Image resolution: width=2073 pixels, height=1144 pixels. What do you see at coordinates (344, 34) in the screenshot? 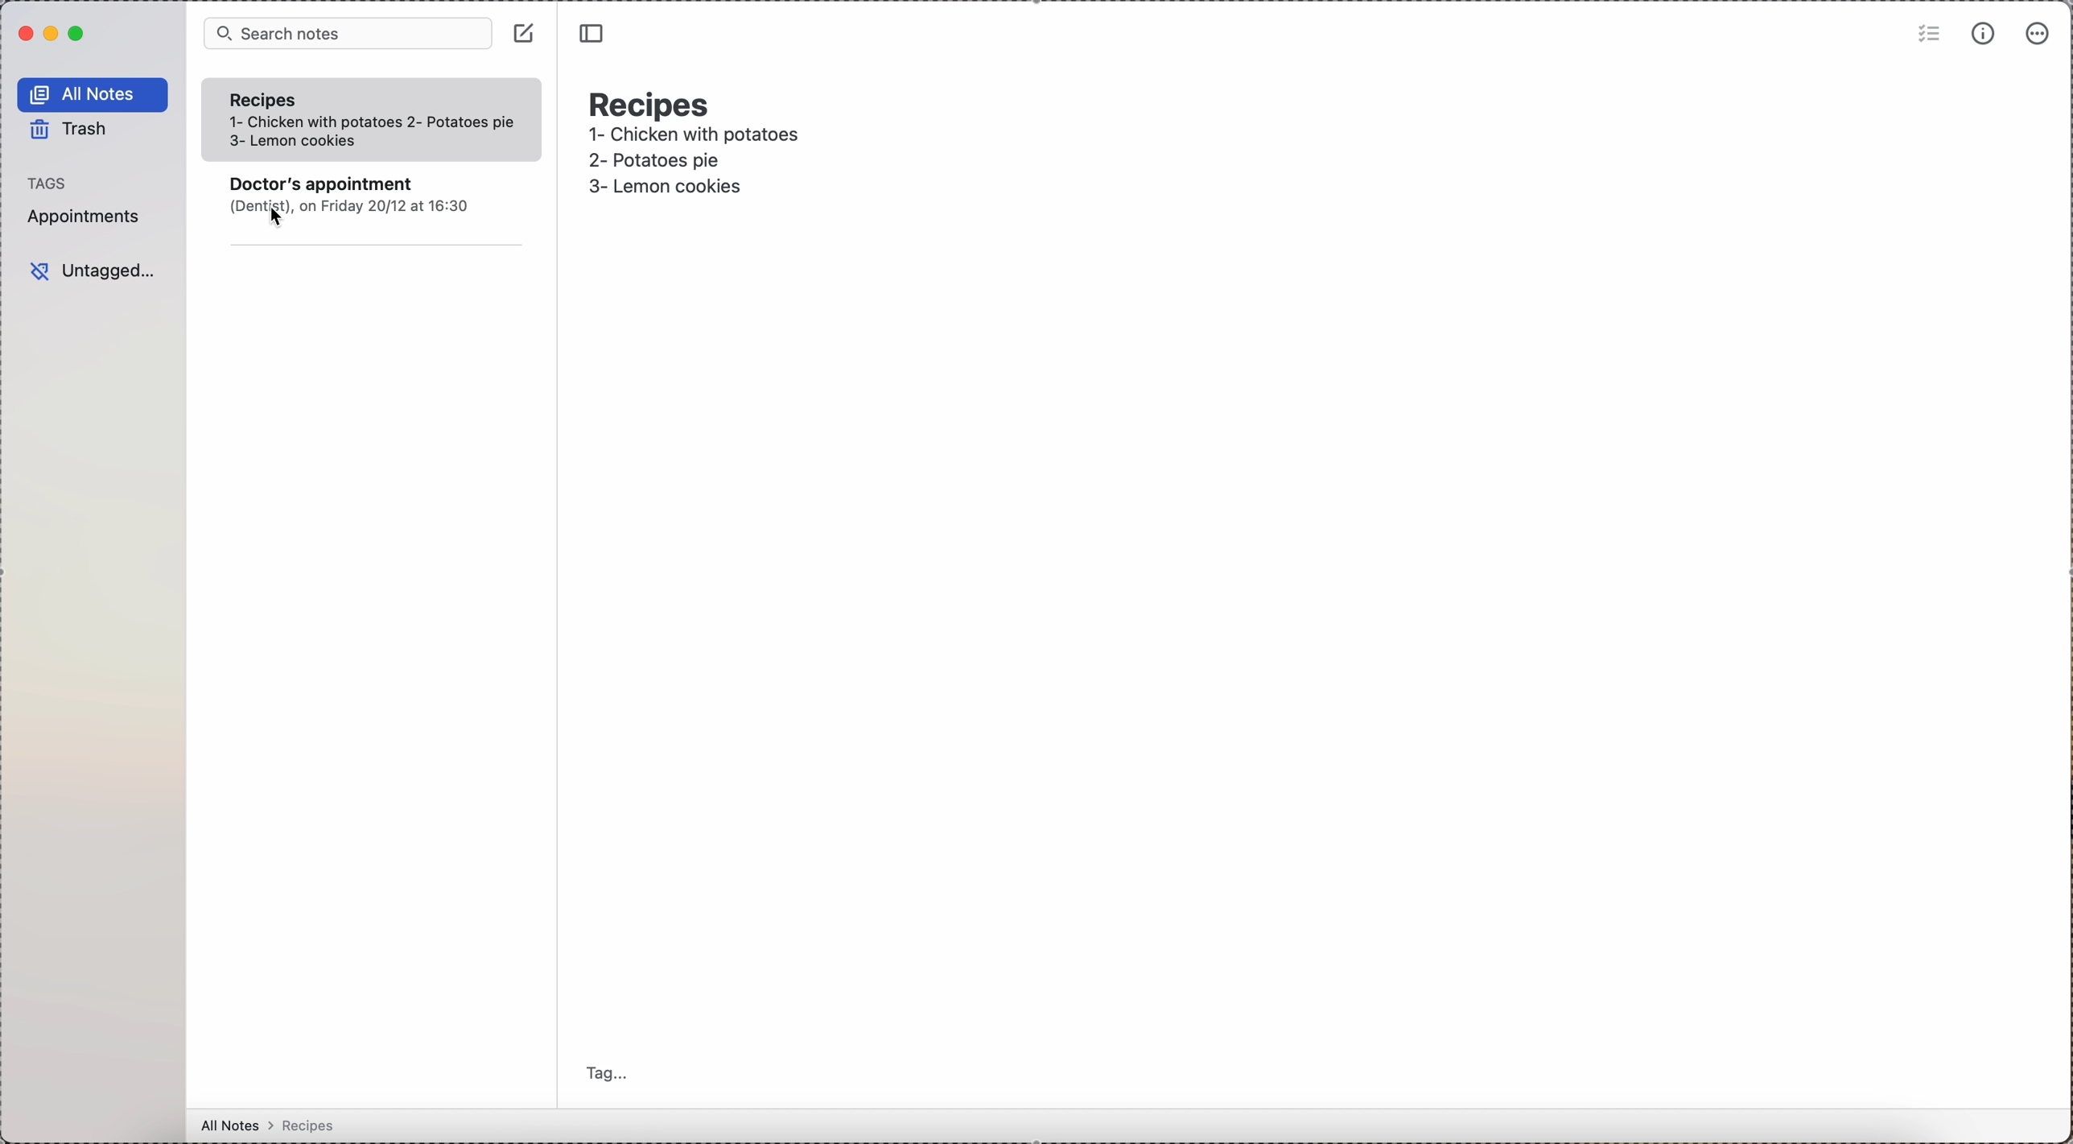
I see `search bar` at bounding box center [344, 34].